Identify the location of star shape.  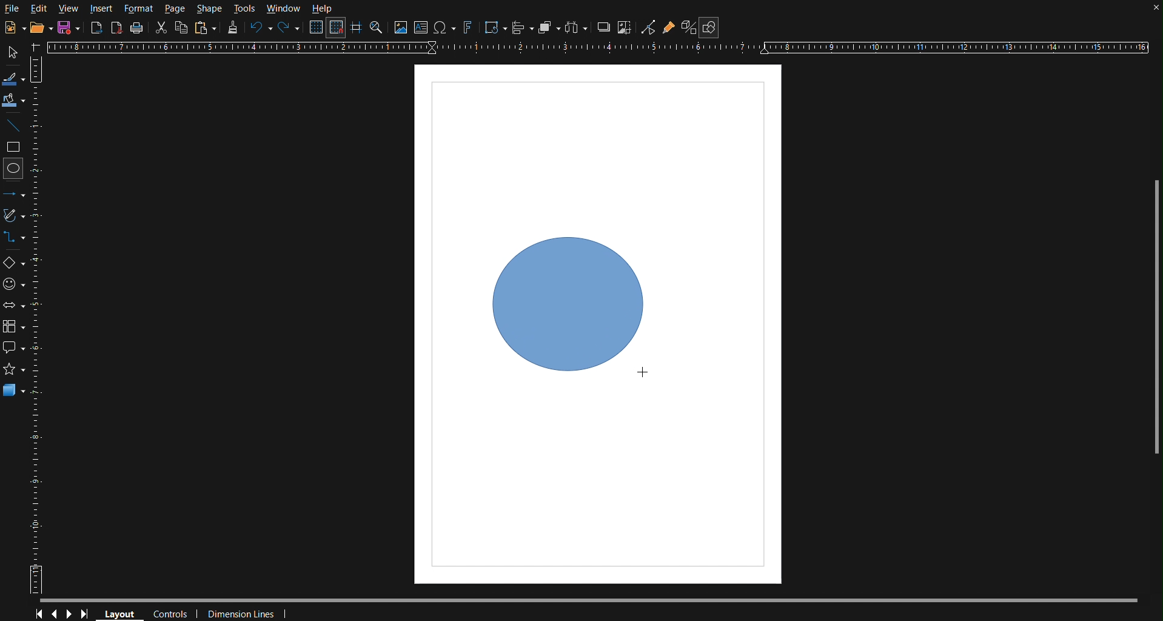
(15, 368).